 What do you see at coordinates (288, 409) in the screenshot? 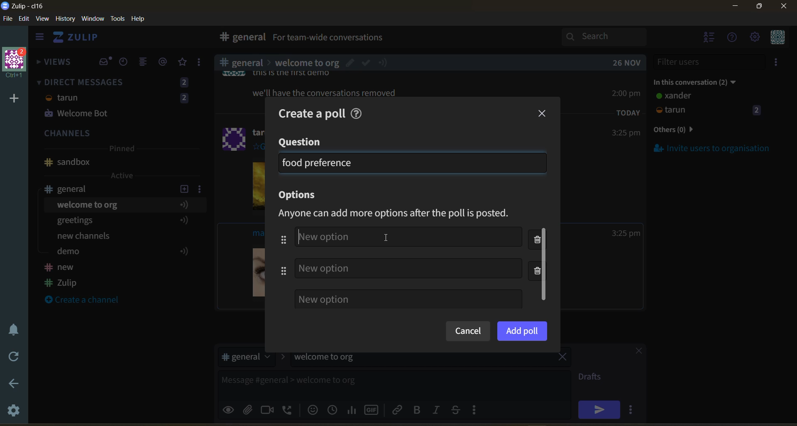
I see `add voice call` at bounding box center [288, 409].